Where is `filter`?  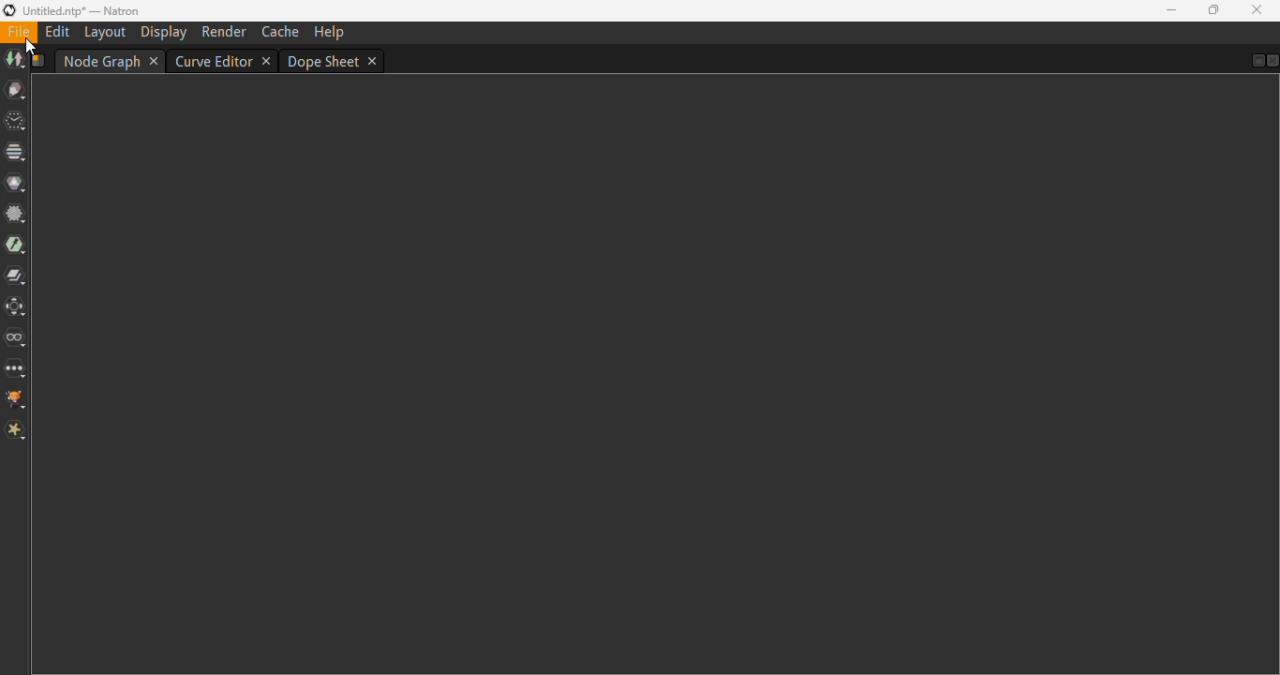 filter is located at coordinates (14, 215).